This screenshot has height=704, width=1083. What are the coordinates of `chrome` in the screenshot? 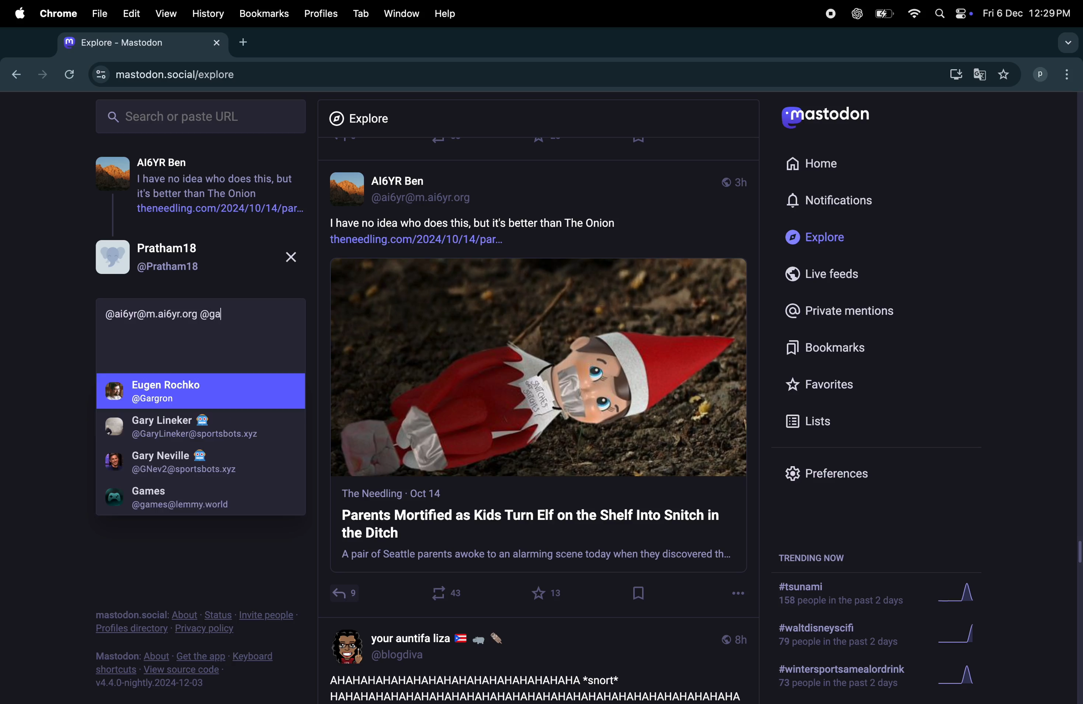 It's located at (56, 14).